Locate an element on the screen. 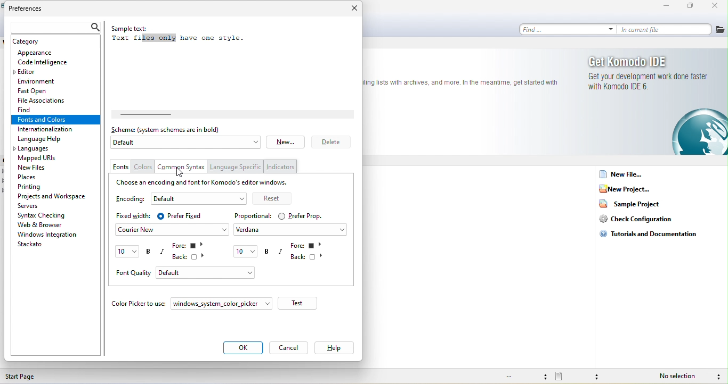  cursor movement is located at coordinates (181, 173).